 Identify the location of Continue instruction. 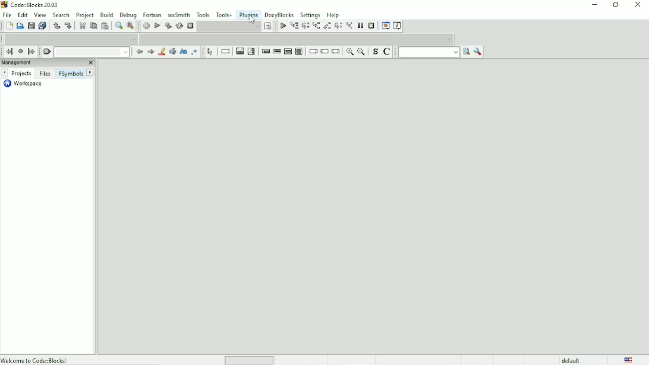
(324, 52).